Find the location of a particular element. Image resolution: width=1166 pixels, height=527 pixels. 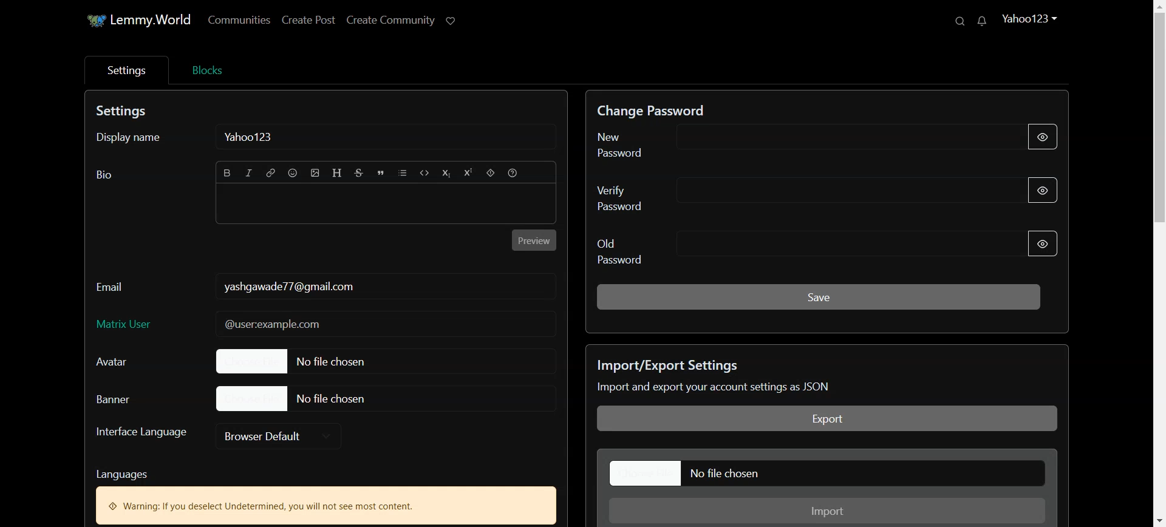

Hide Password is located at coordinates (1052, 189).